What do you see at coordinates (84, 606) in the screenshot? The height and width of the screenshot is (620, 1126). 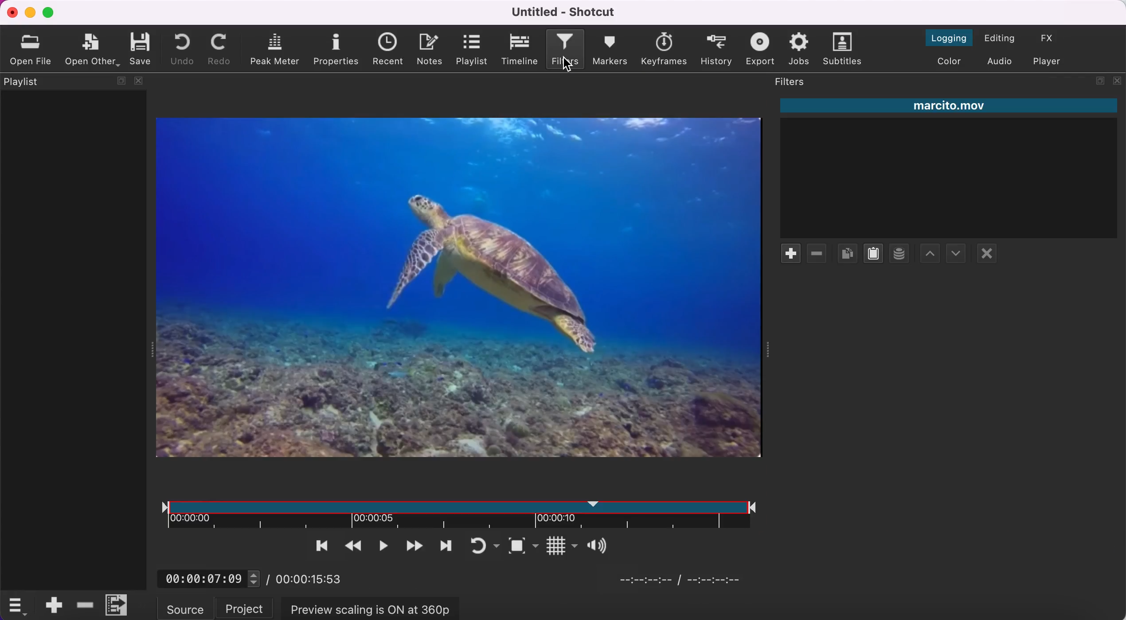 I see `delete ripple` at bounding box center [84, 606].